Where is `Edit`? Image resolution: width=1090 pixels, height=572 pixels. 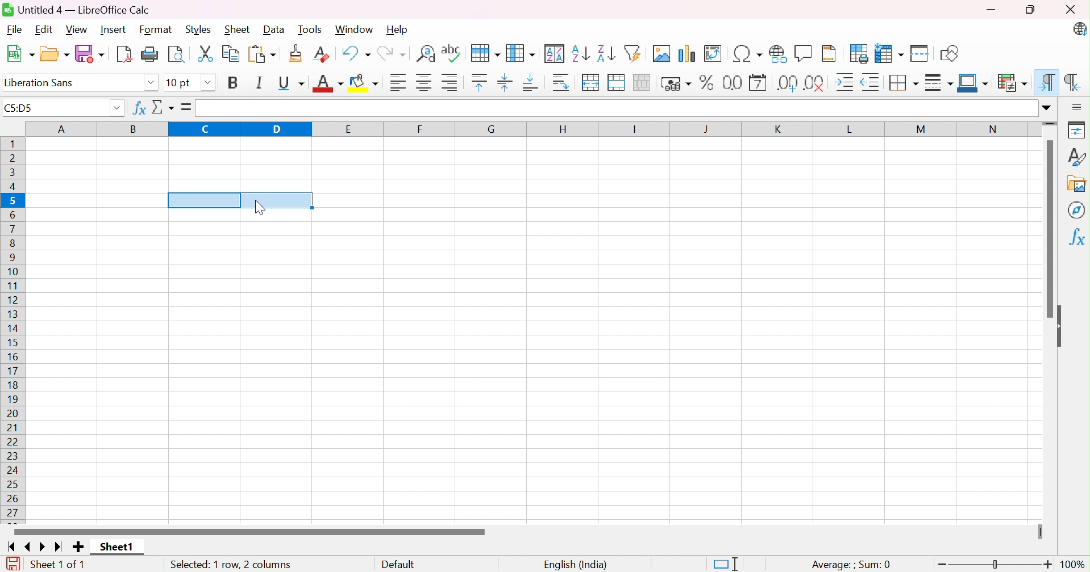 Edit is located at coordinates (43, 30).